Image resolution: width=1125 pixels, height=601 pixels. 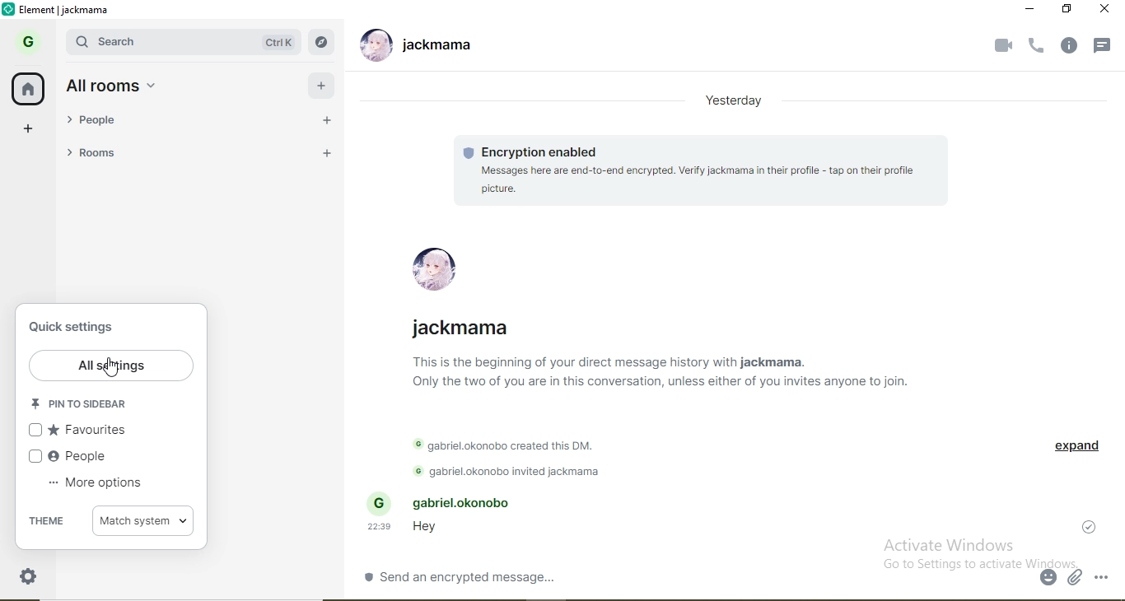 I want to click on people, so click(x=85, y=459).